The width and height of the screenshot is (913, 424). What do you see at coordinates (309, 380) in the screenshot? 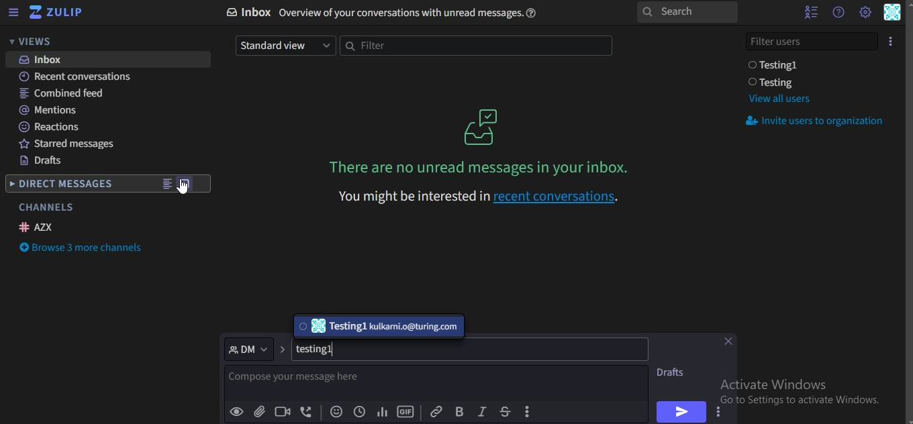
I see `compose your message here` at bounding box center [309, 380].